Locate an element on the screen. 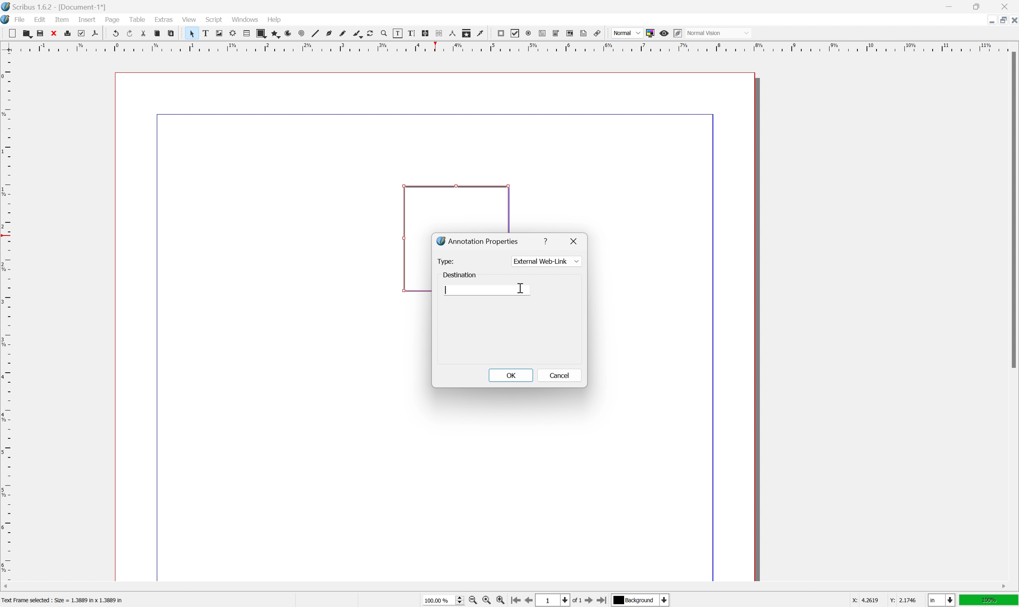 The image size is (1019, 607). type: is located at coordinates (447, 262).